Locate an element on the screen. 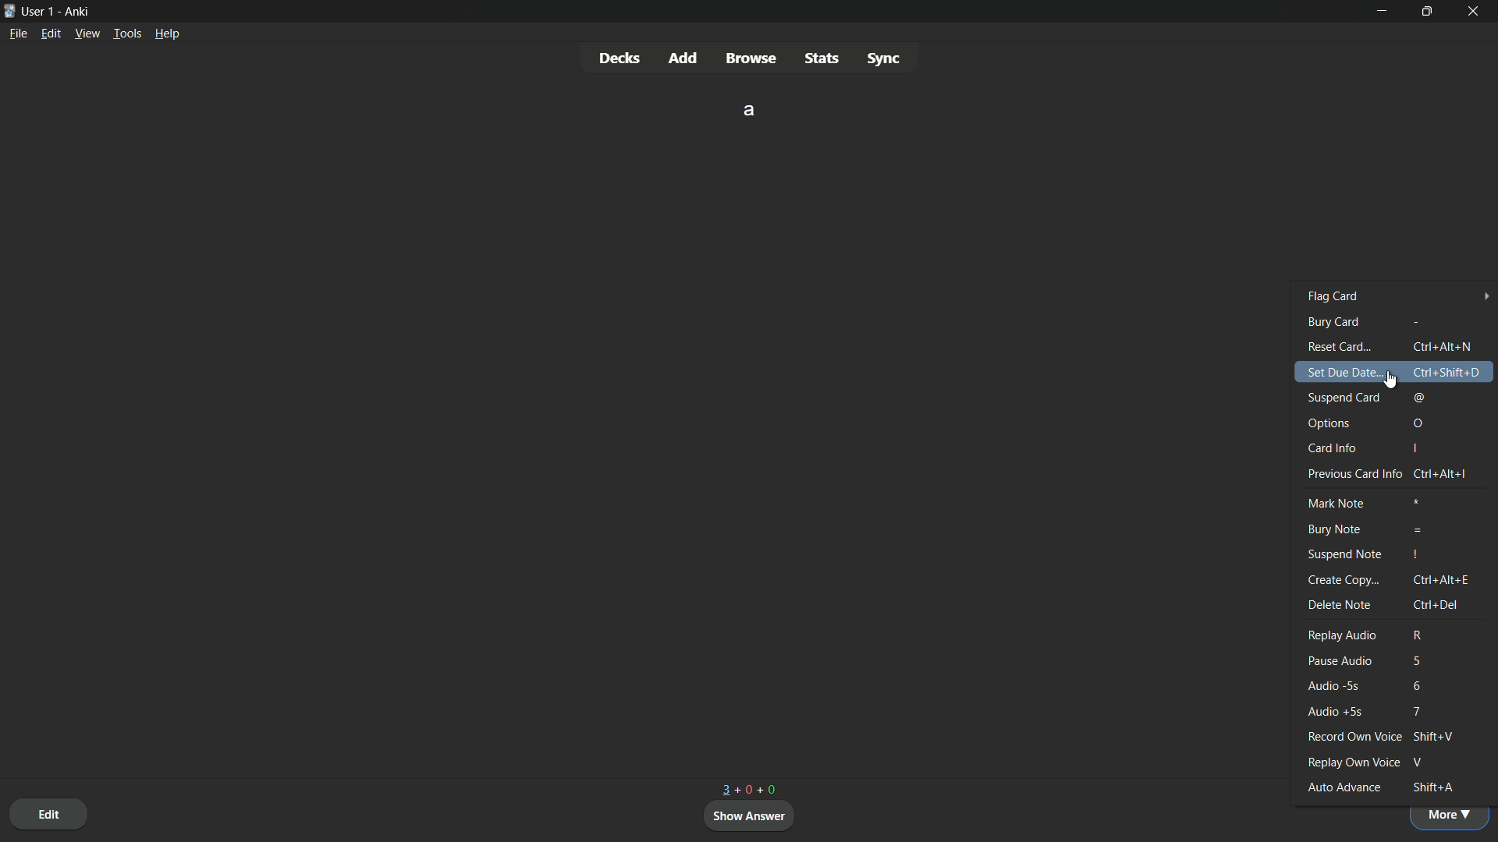  +0 is located at coordinates (768, 787).